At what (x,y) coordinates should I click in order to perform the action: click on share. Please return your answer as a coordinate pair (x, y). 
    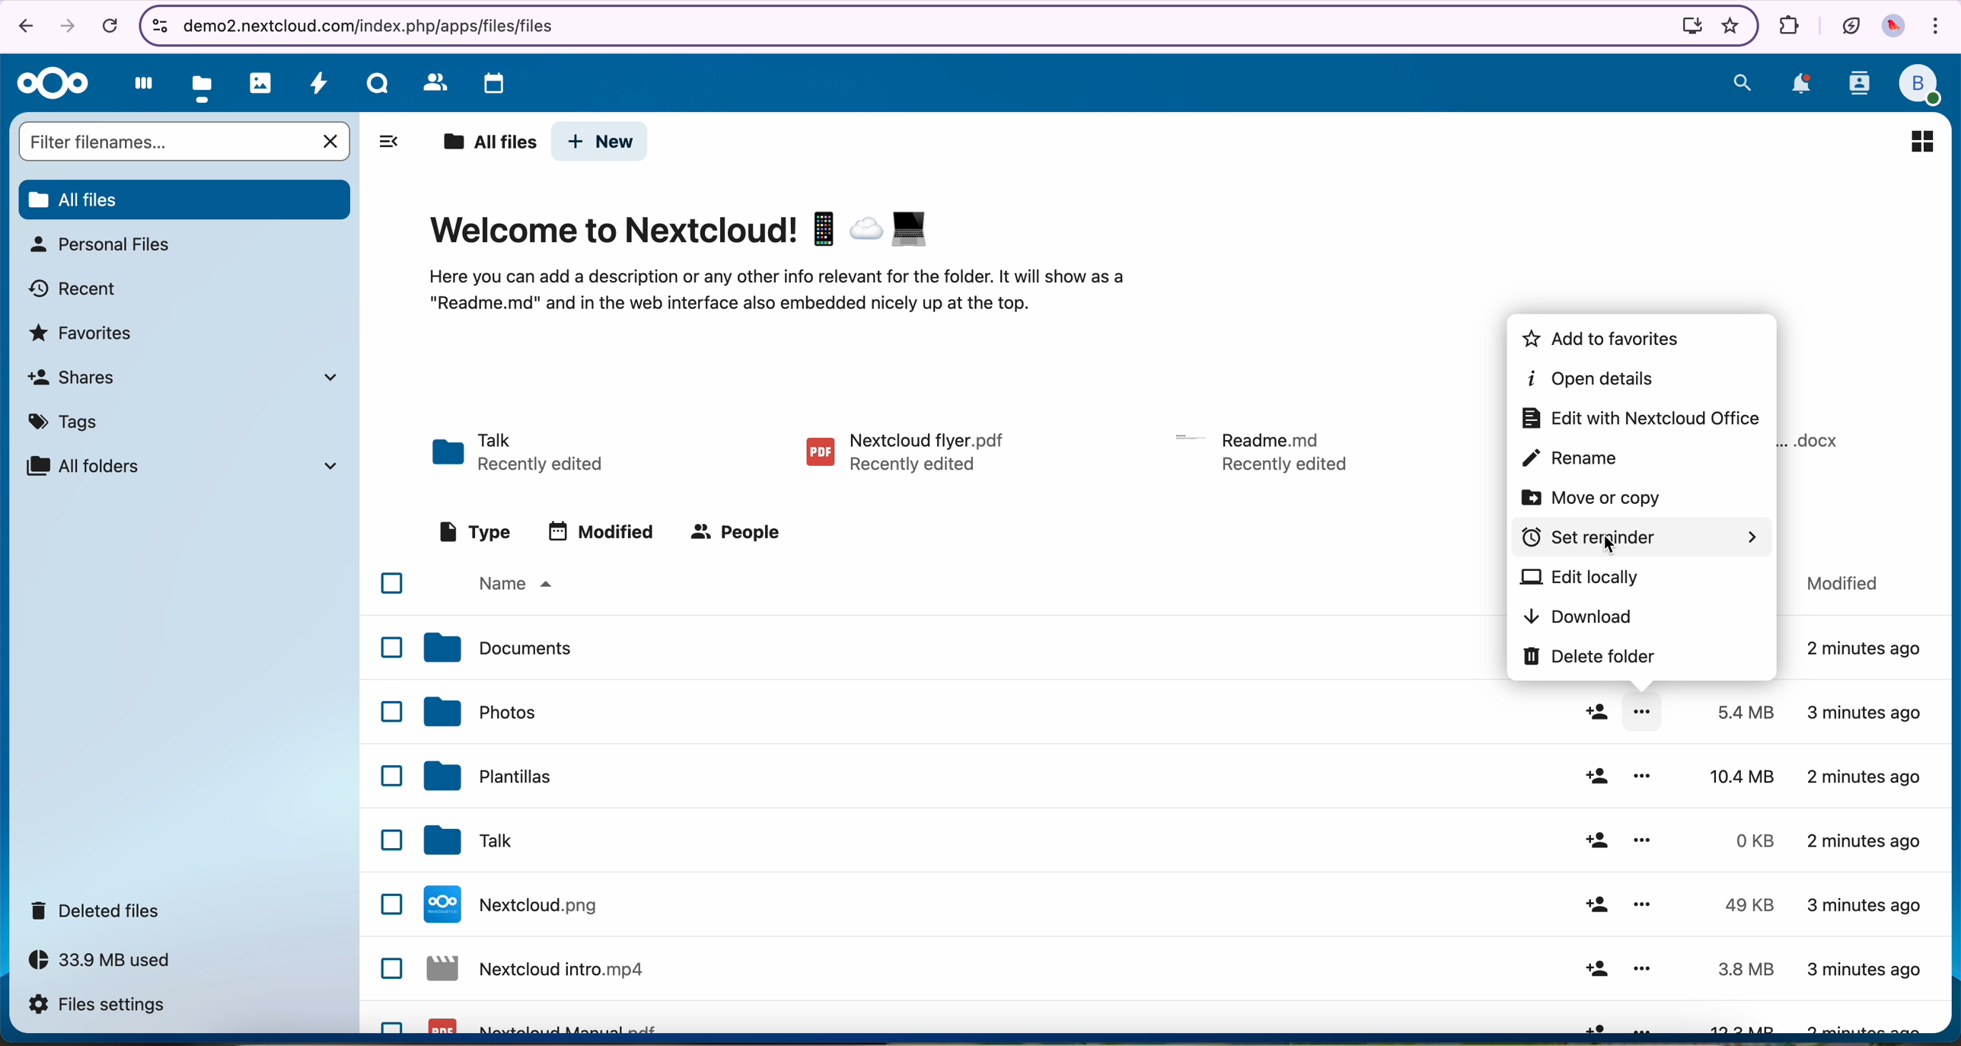
    Looking at the image, I should click on (1598, 1023).